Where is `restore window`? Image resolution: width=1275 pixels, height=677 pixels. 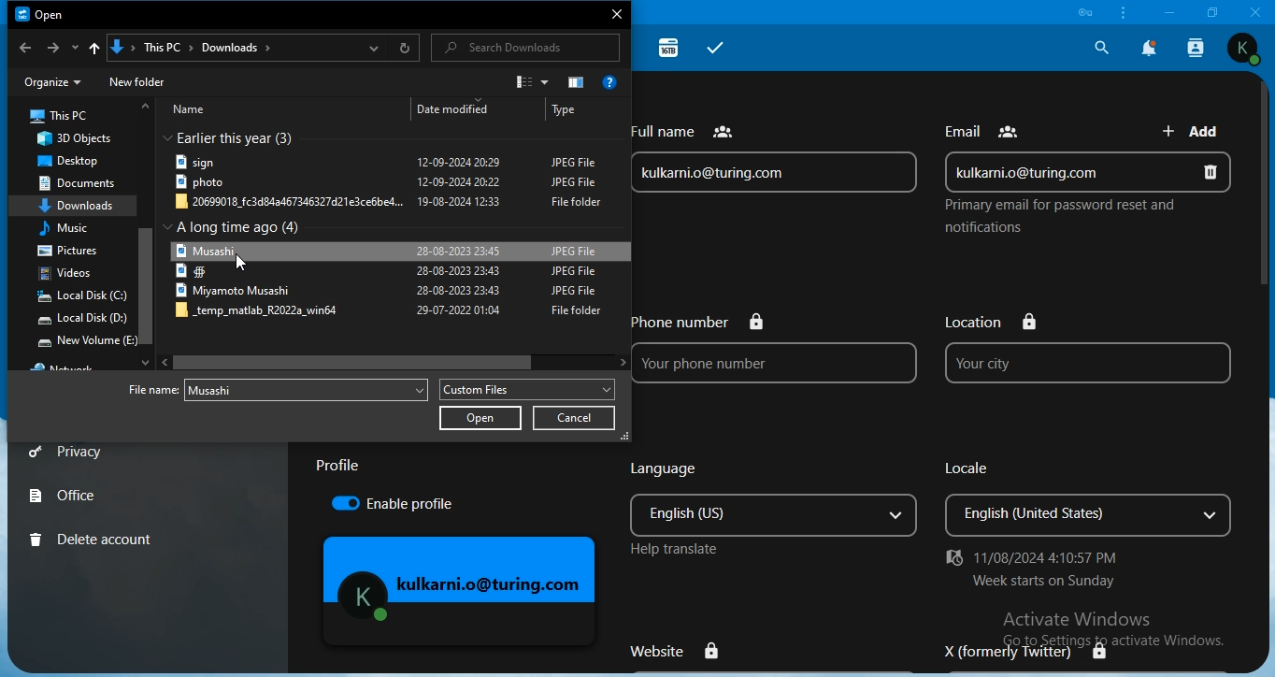
restore window is located at coordinates (1208, 11).